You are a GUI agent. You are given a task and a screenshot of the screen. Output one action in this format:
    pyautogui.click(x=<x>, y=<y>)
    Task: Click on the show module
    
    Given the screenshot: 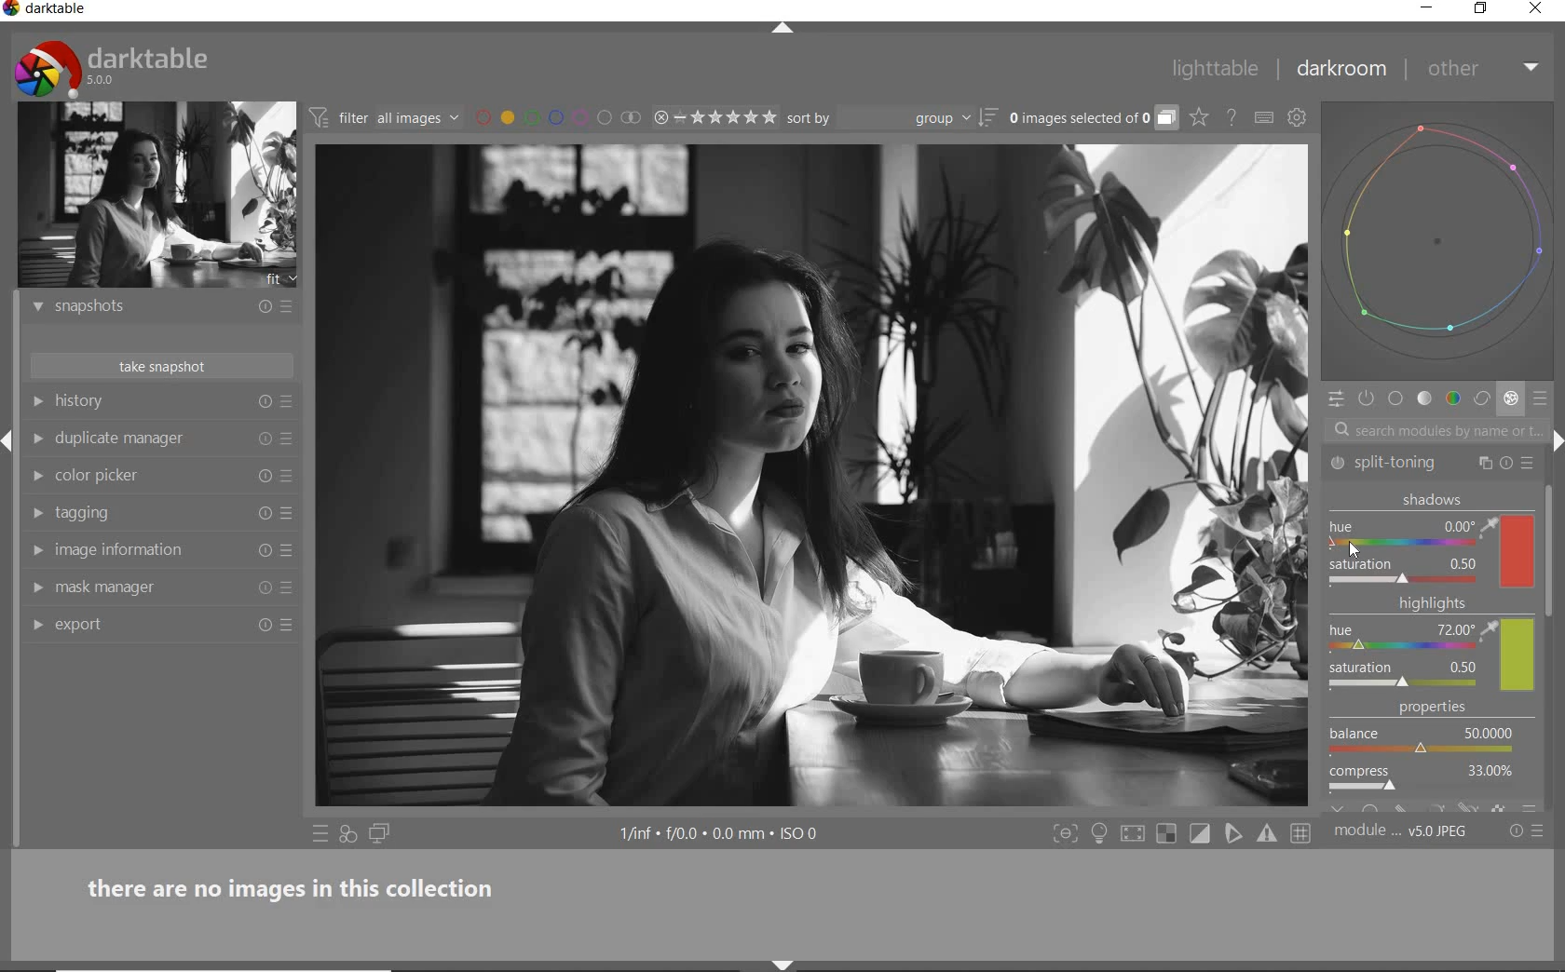 What is the action you would take?
    pyautogui.click(x=34, y=549)
    